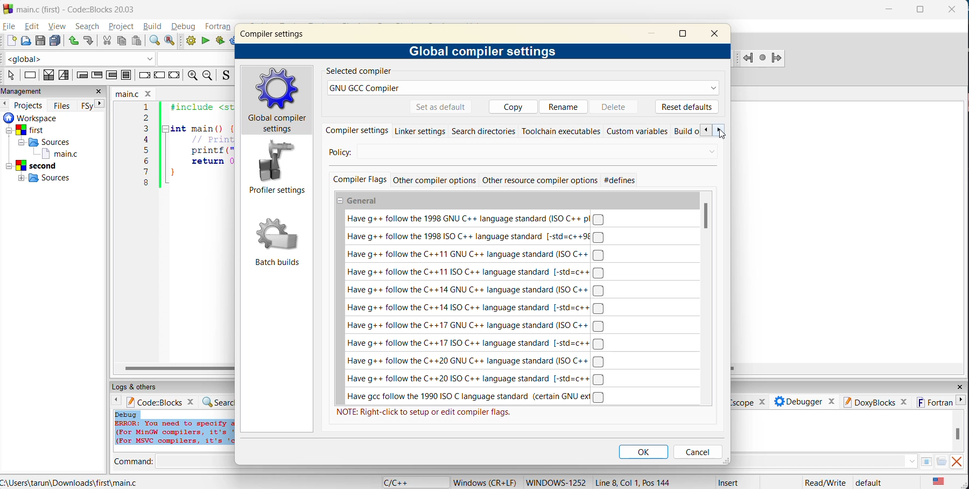  What do you see at coordinates (137, 41) in the screenshot?
I see `paste` at bounding box center [137, 41].